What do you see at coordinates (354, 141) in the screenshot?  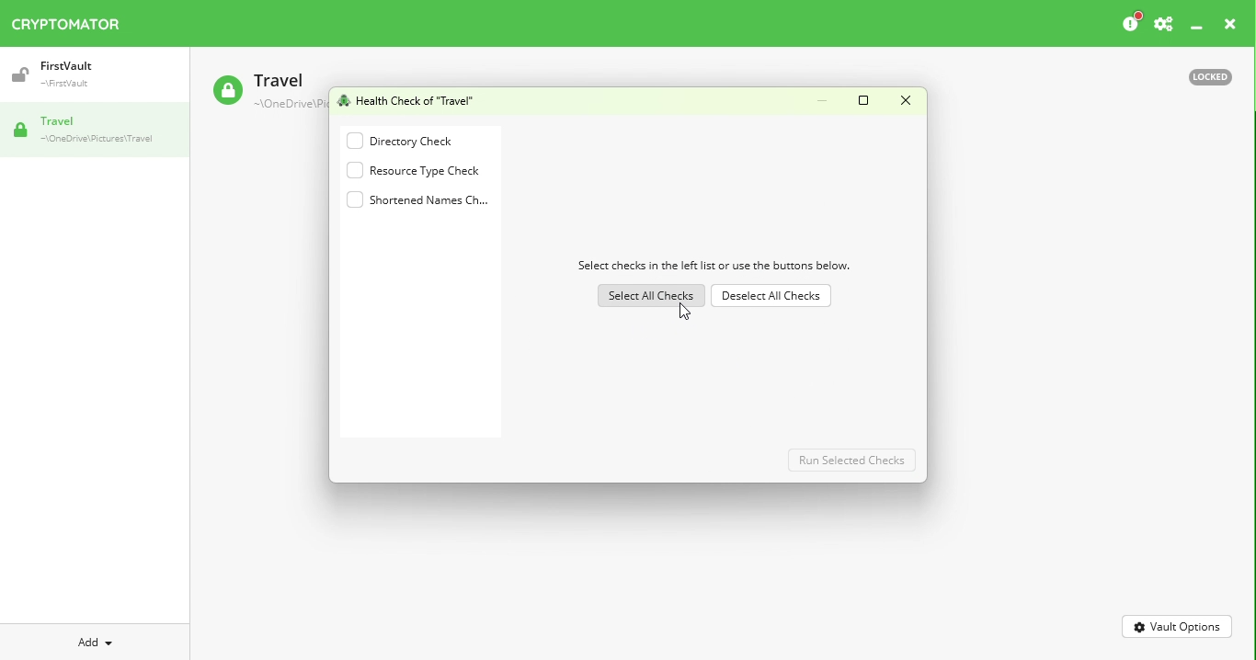 I see `unchecked checkbox` at bounding box center [354, 141].